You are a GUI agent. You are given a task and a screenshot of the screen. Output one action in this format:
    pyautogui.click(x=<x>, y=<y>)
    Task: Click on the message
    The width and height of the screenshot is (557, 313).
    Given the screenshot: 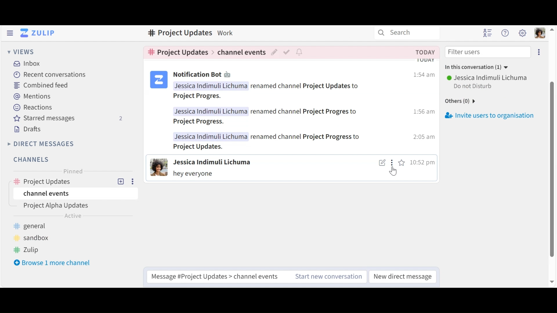 What is the action you would take?
    pyautogui.click(x=272, y=117)
    